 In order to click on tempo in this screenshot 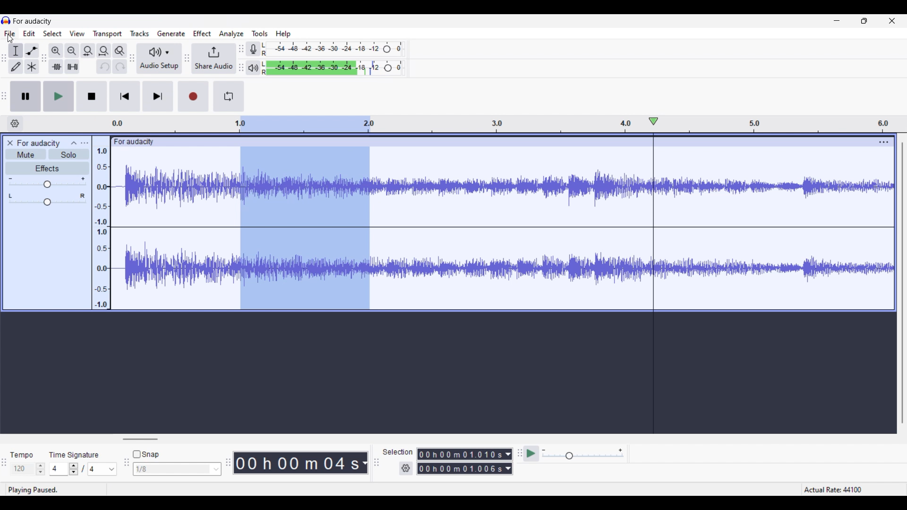, I will do `click(22, 455)`.